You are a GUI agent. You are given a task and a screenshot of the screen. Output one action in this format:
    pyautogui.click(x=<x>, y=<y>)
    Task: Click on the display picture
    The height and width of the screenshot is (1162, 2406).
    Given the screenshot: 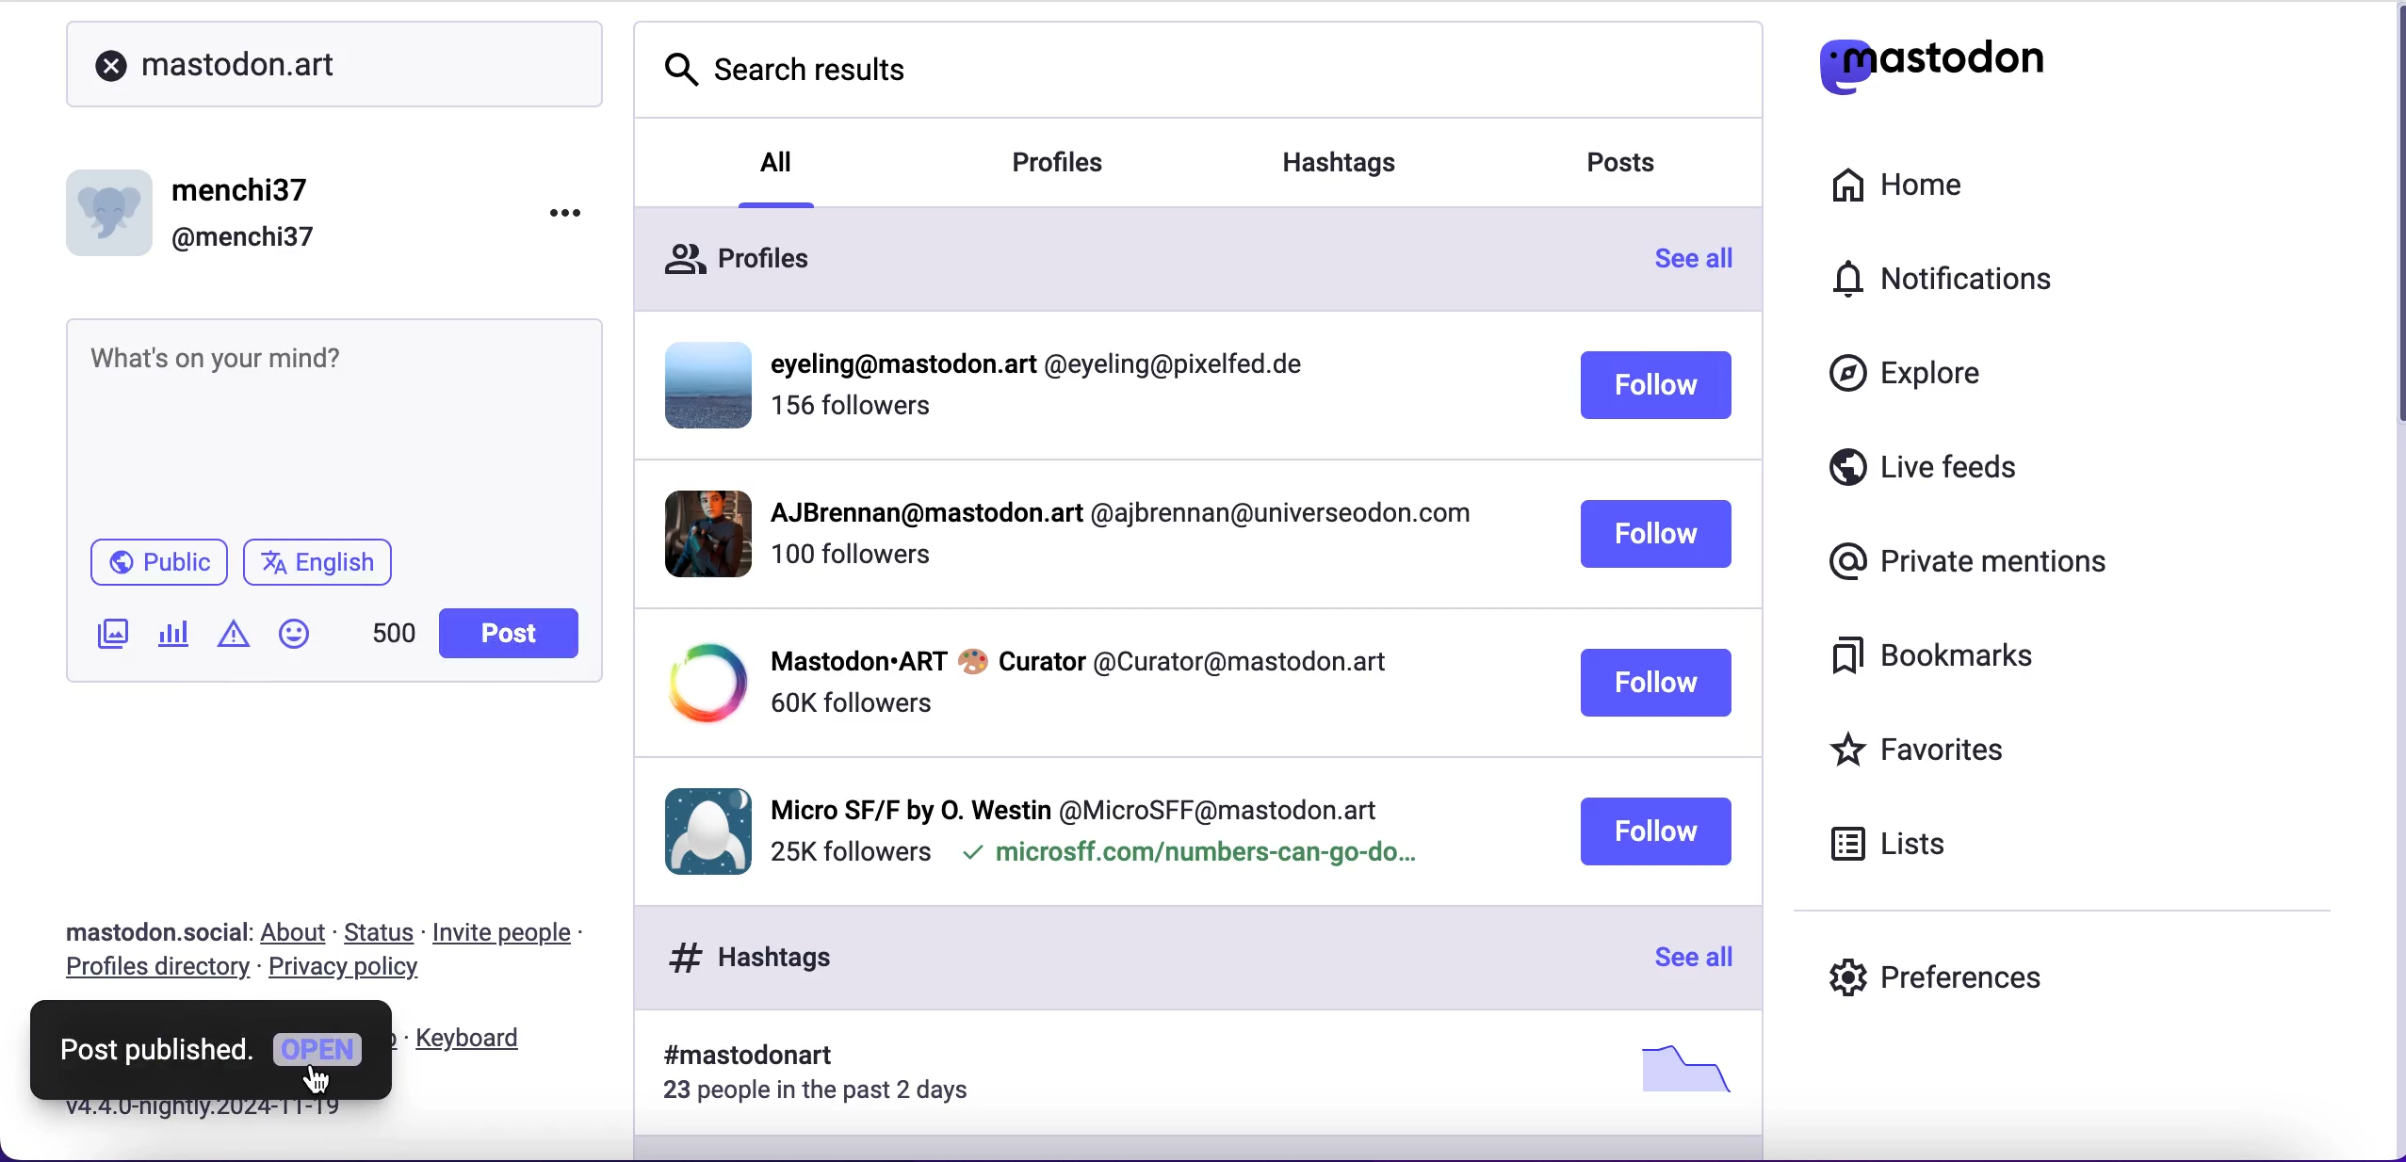 What is the action you would take?
    pyautogui.click(x=701, y=382)
    